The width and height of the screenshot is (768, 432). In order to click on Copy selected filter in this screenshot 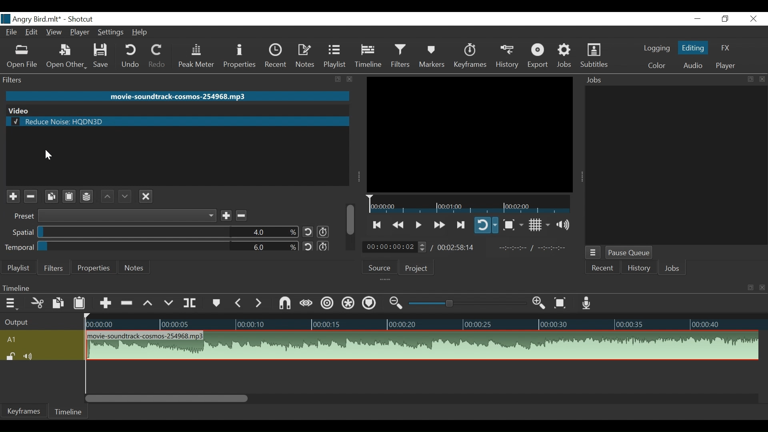, I will do `click(51, 196)`.